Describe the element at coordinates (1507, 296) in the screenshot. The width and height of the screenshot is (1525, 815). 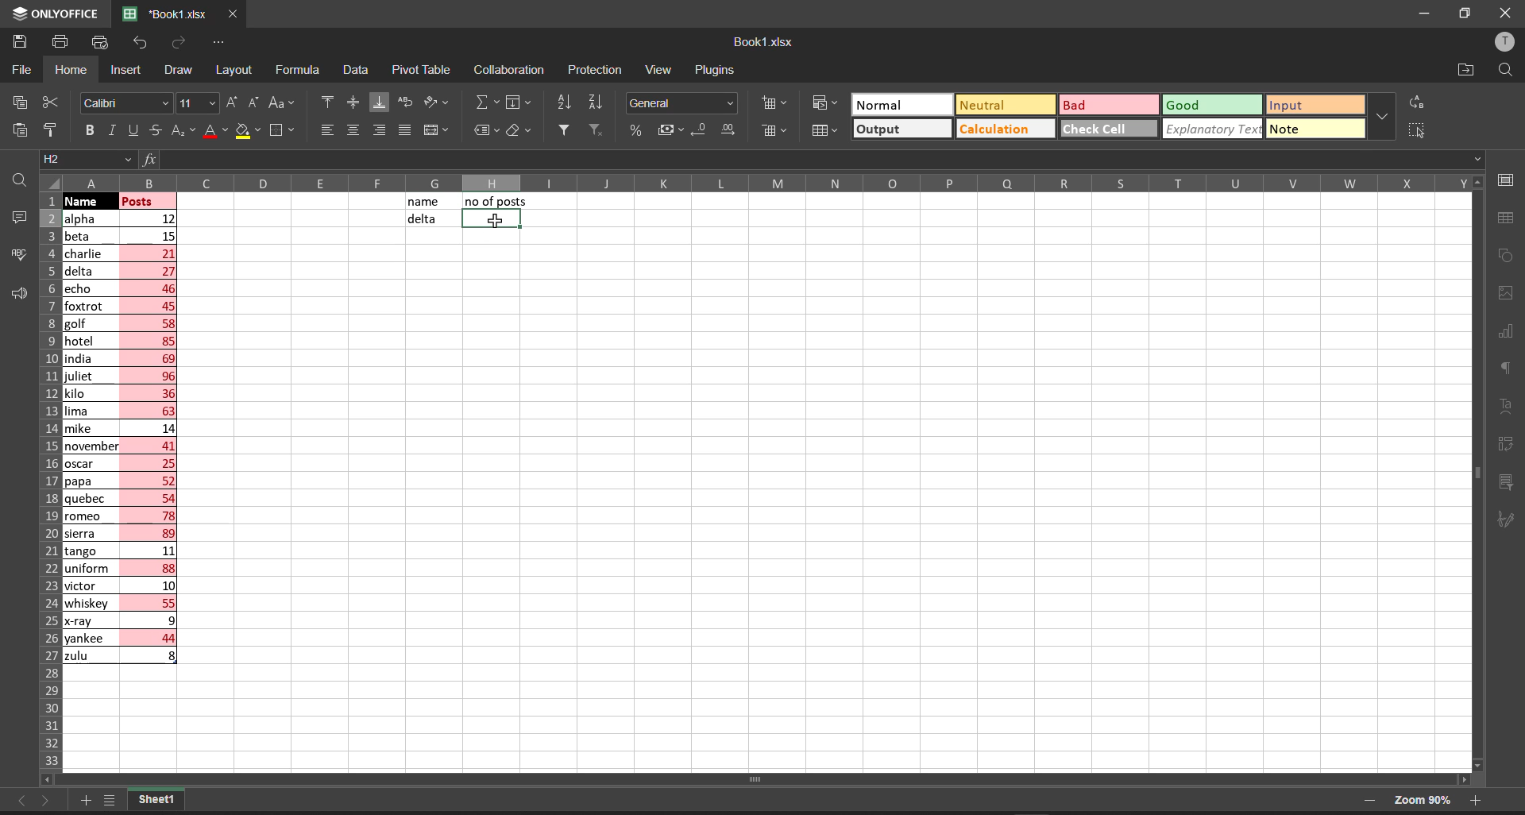
I see `image settings` at that location.